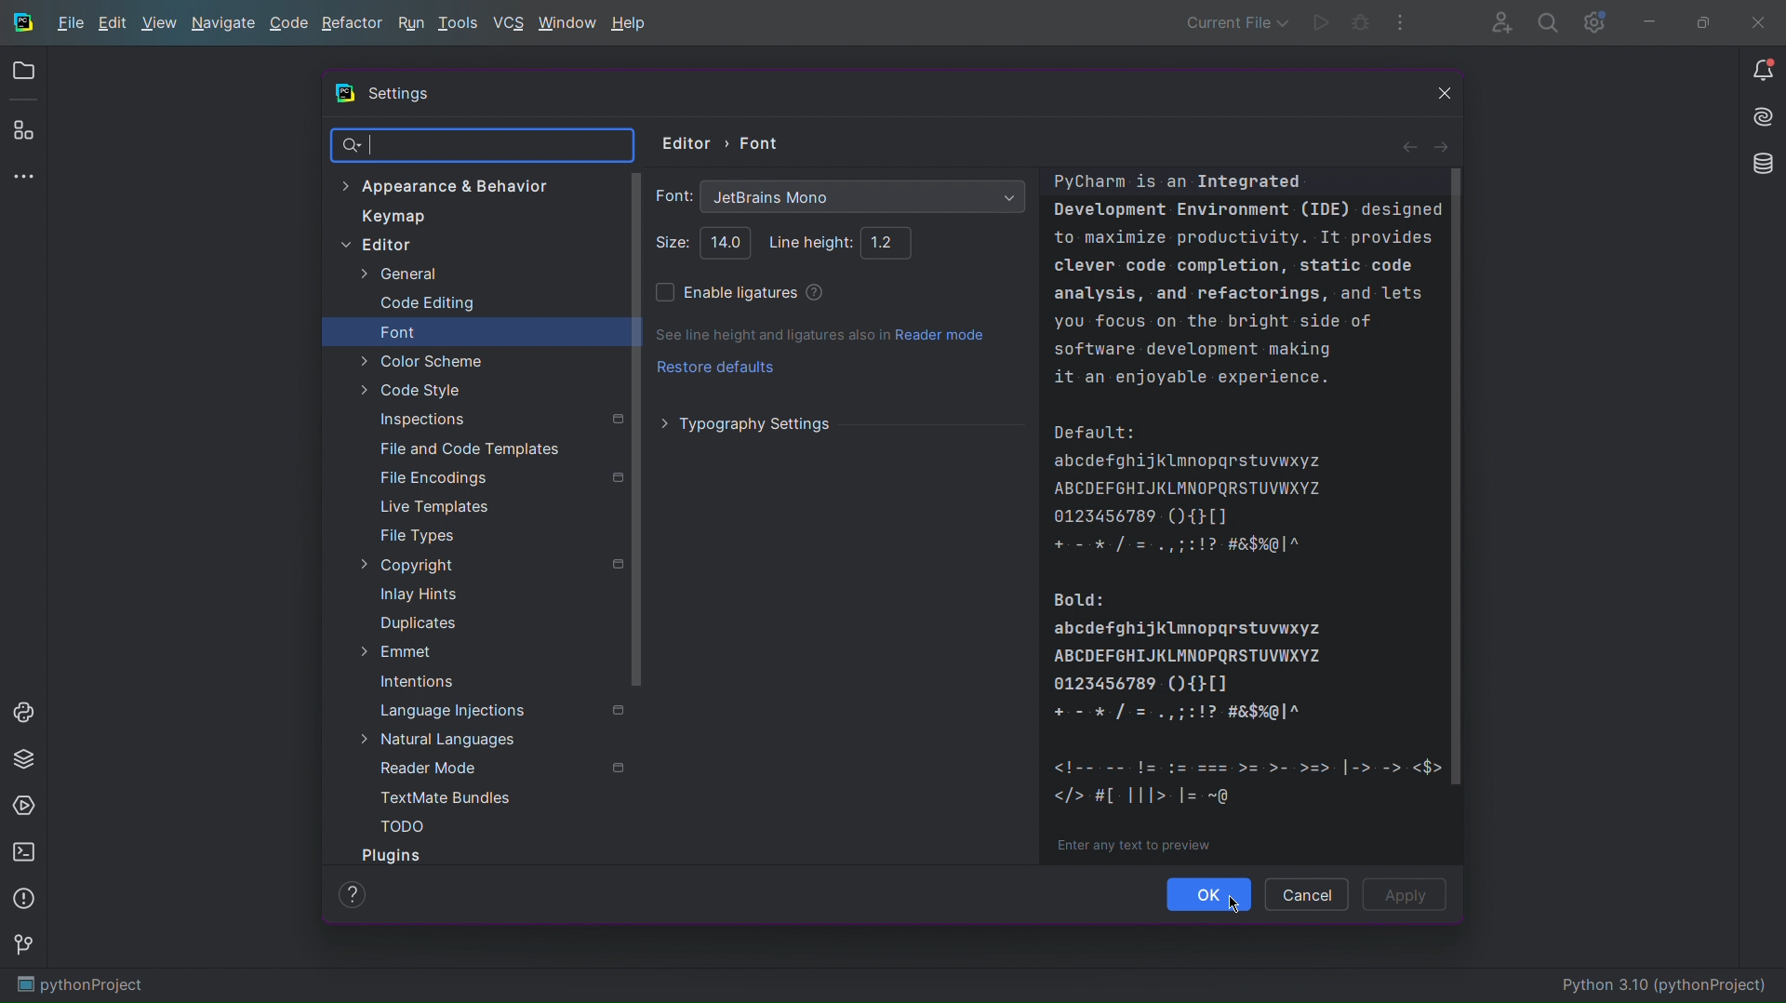  I want to click on Example, so click(1252, 518).